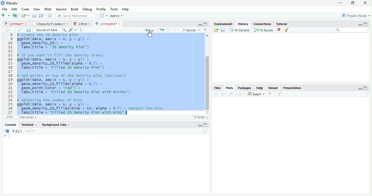 The width and height of the screenshot is (372, 196). I want to click on minimize, so click(360, 89).